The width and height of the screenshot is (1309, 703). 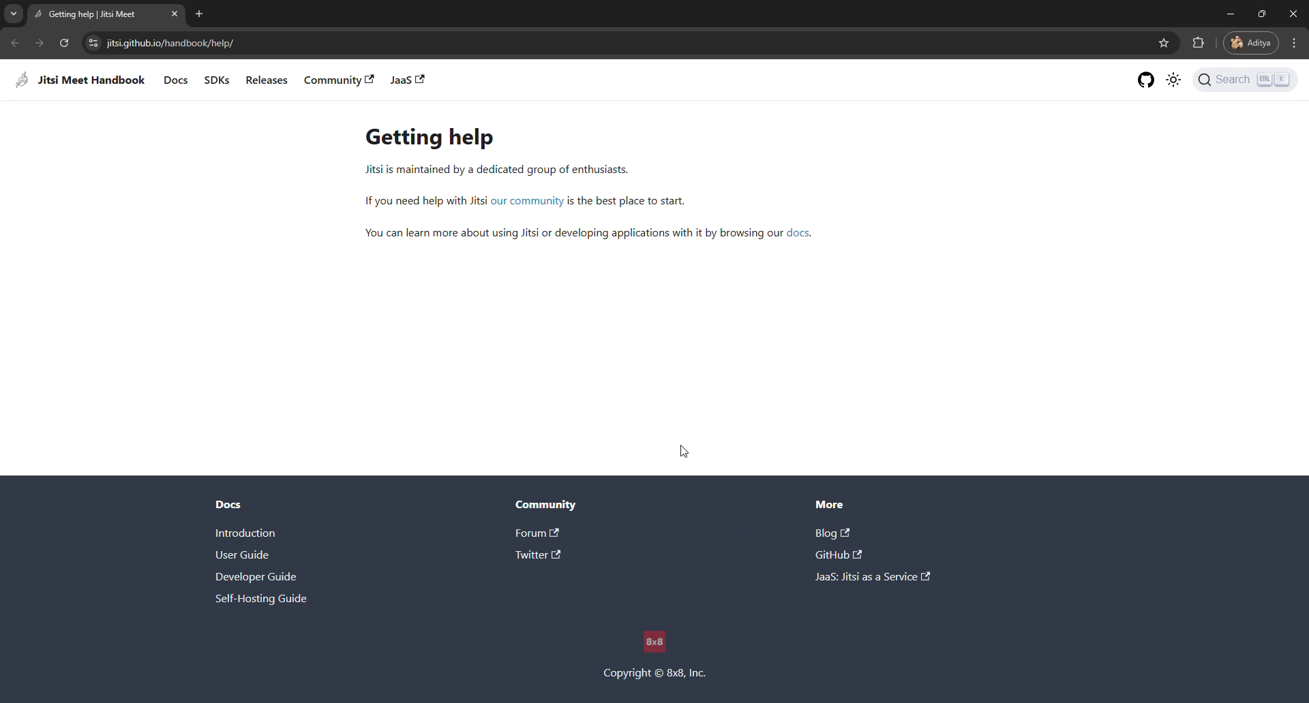 I want to click on minimize, so click(x=1229, y=14).